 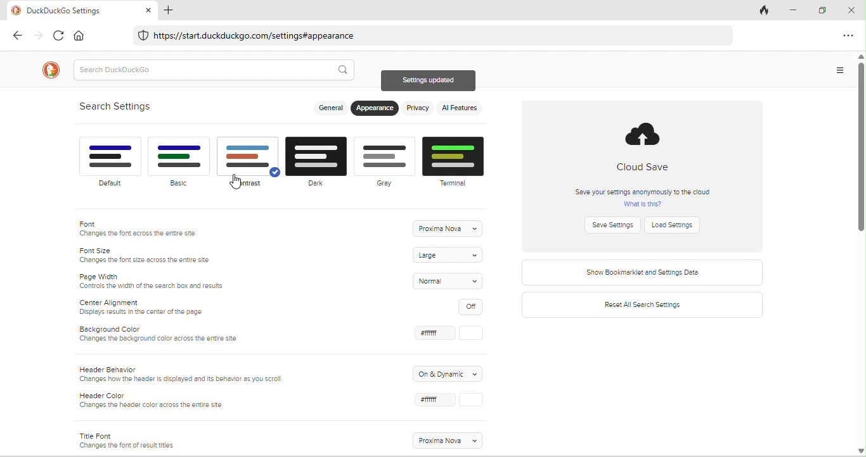 What do you see at coordinates (837, 72) in the screenshot?
I see `more options` at bounding box center [837, 72].